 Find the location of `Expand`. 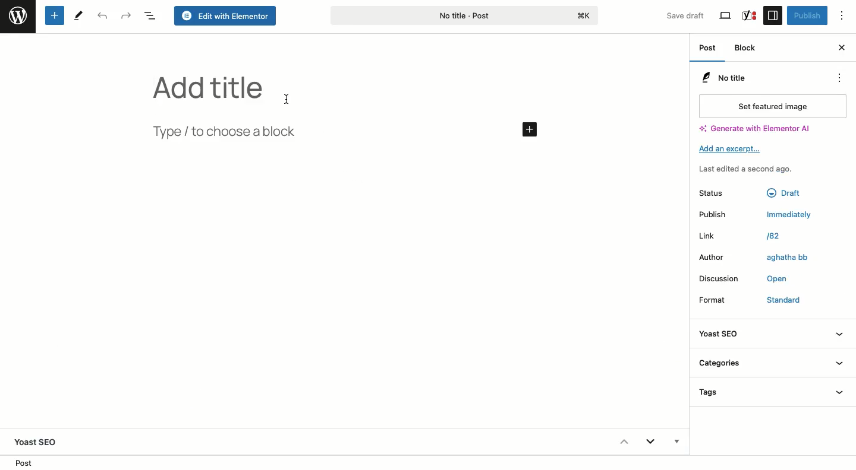

Expand is located at coordinates (650, 443).